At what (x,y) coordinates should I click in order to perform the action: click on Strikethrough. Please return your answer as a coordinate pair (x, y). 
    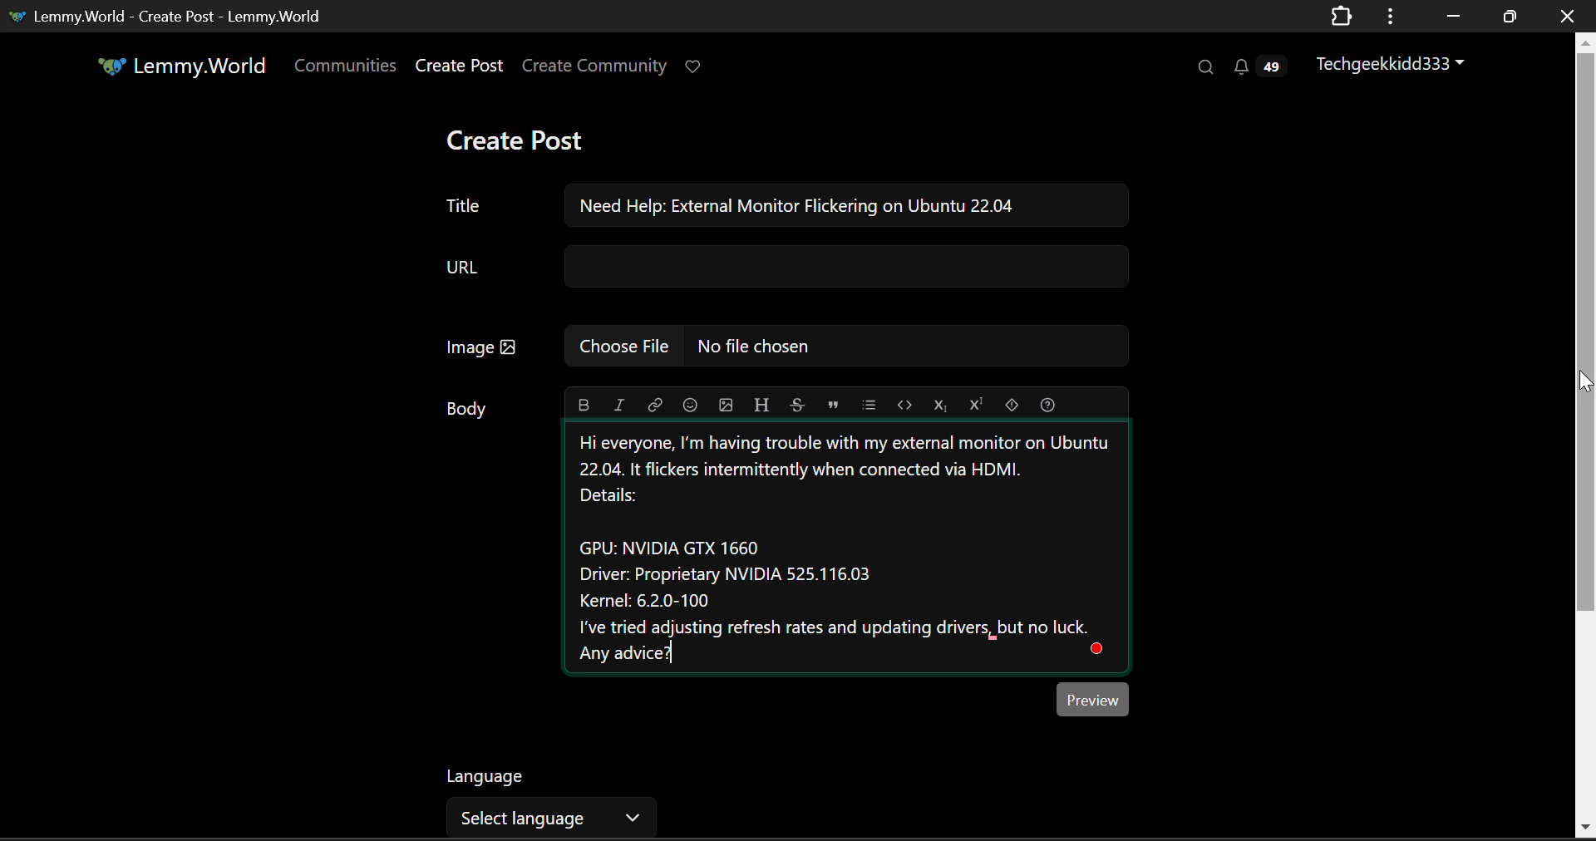
    Looking at the image, I should click on (797, 406).